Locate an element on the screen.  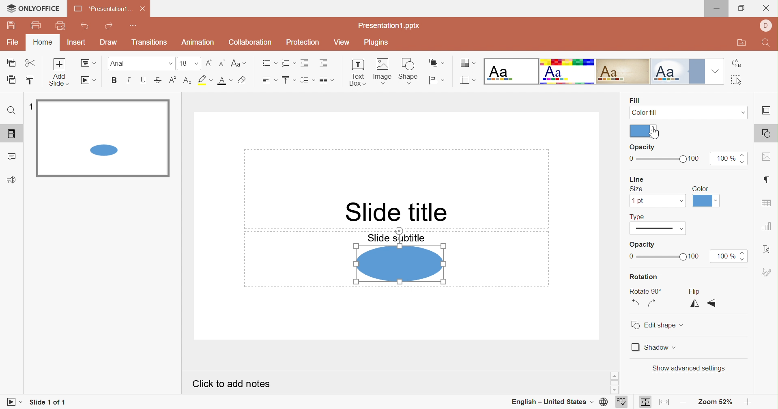
Flip is located at coordinates (694, 292).